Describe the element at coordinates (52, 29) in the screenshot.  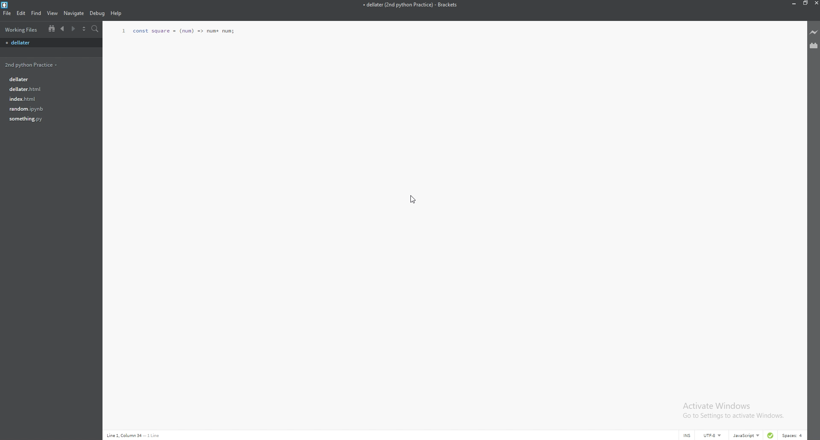
I see `tree view` at that location.